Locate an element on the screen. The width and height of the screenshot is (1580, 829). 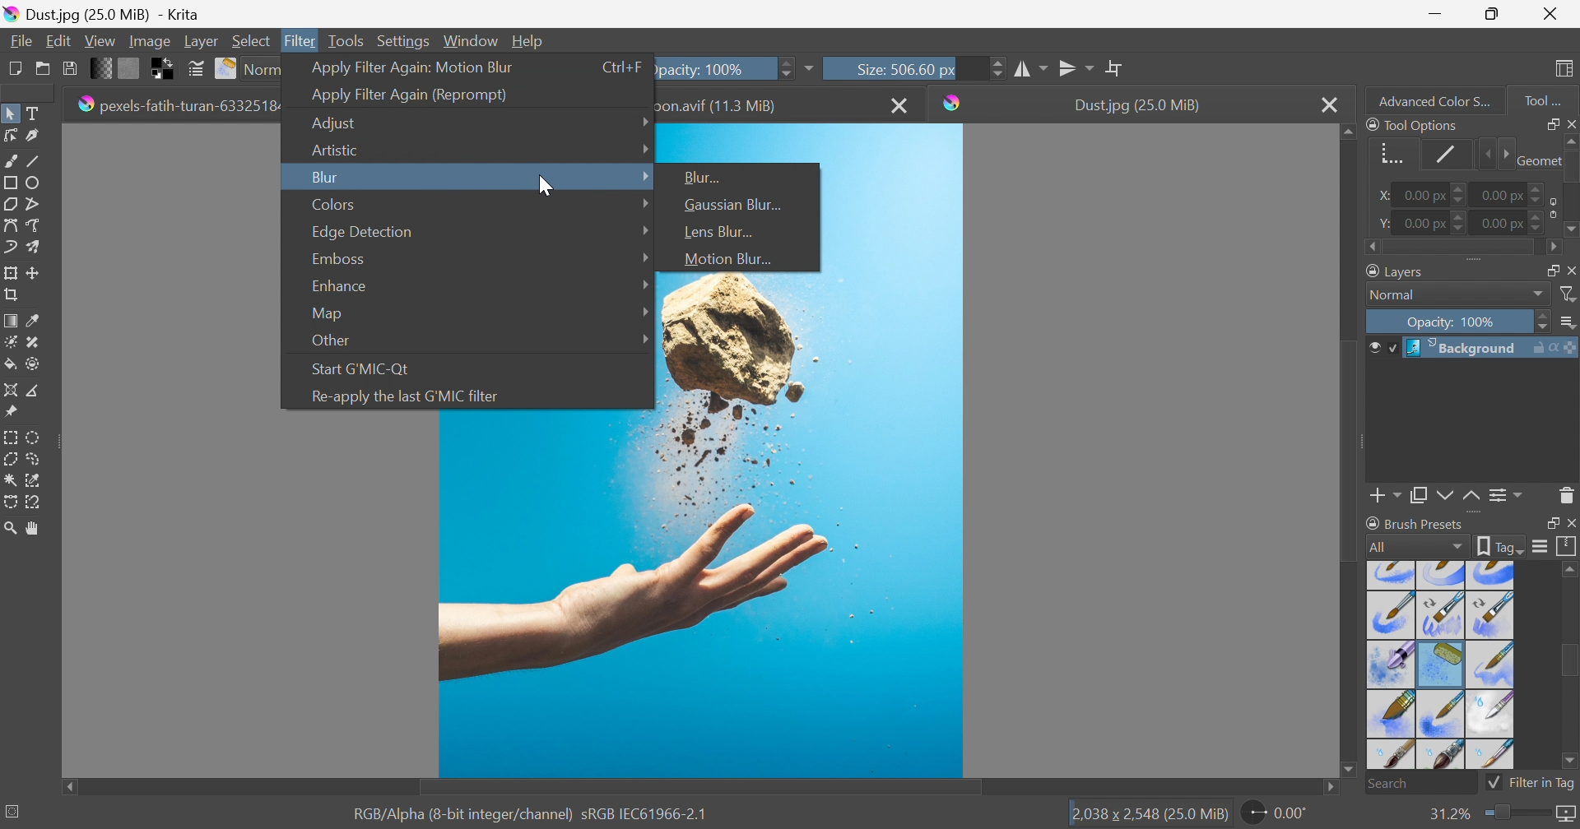
Create new document is located at coordinates (13, 68).